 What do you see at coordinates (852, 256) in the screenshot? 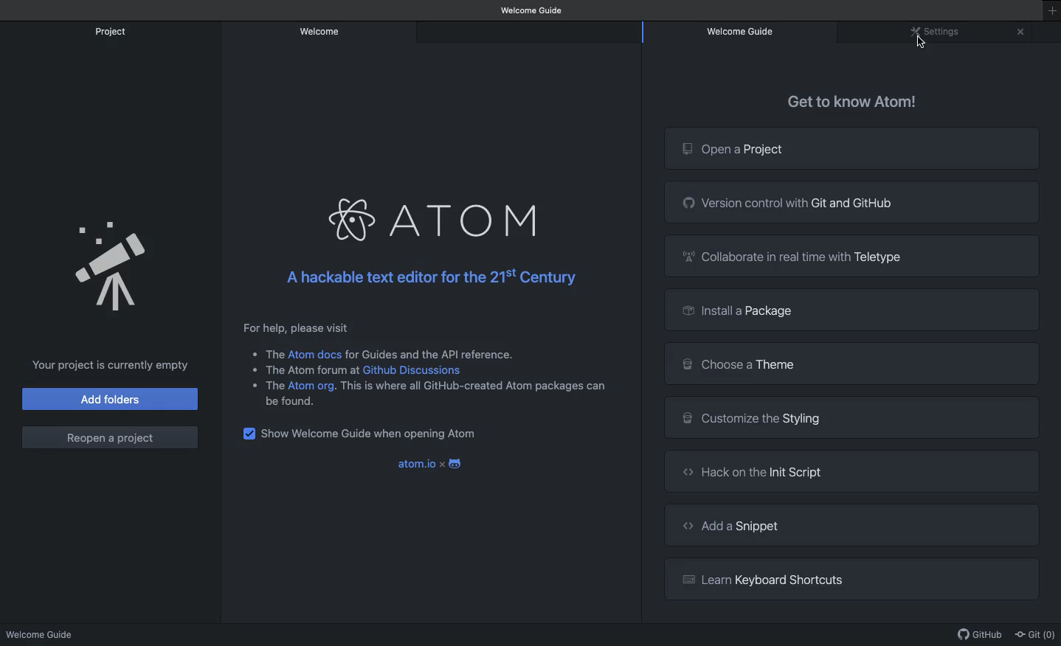
I see `Collaborate in real time with teletype` at bounding box center [852, 256].